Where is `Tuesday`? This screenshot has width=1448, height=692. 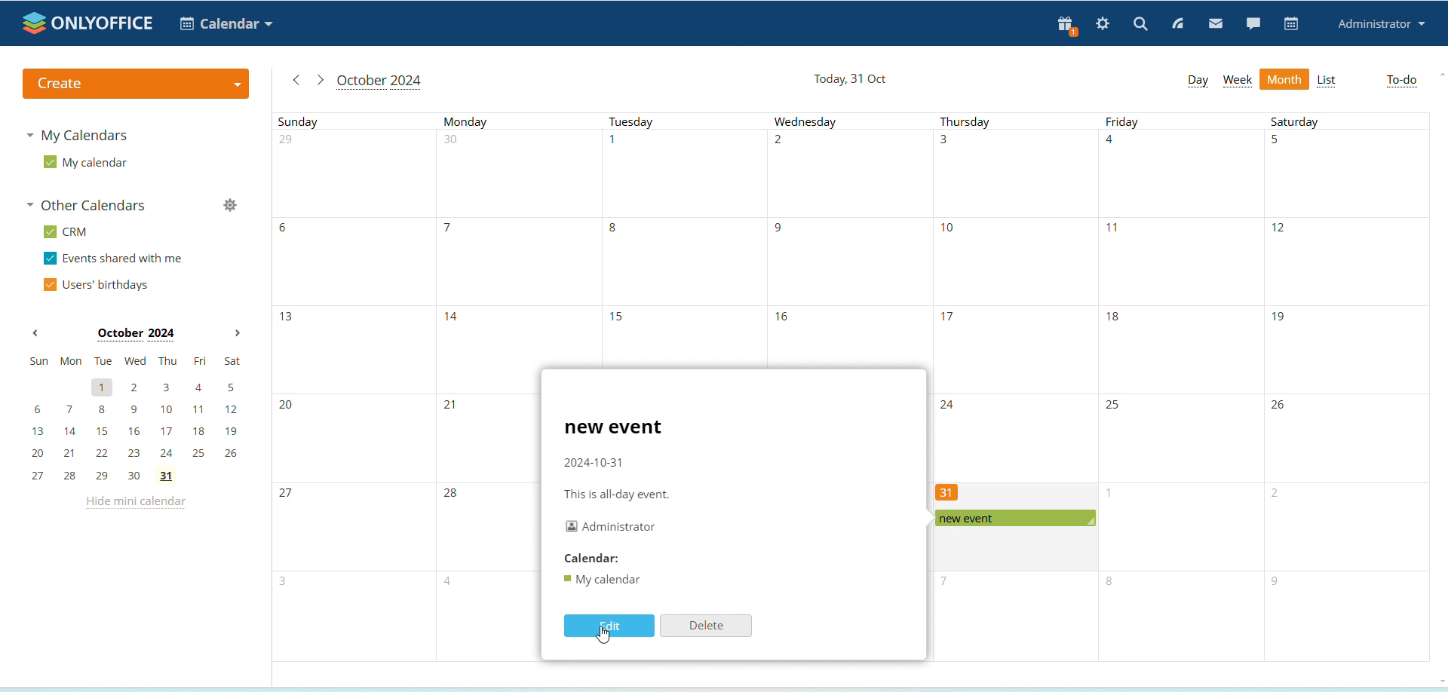 Tuesday is located at coordinates (682, 237).